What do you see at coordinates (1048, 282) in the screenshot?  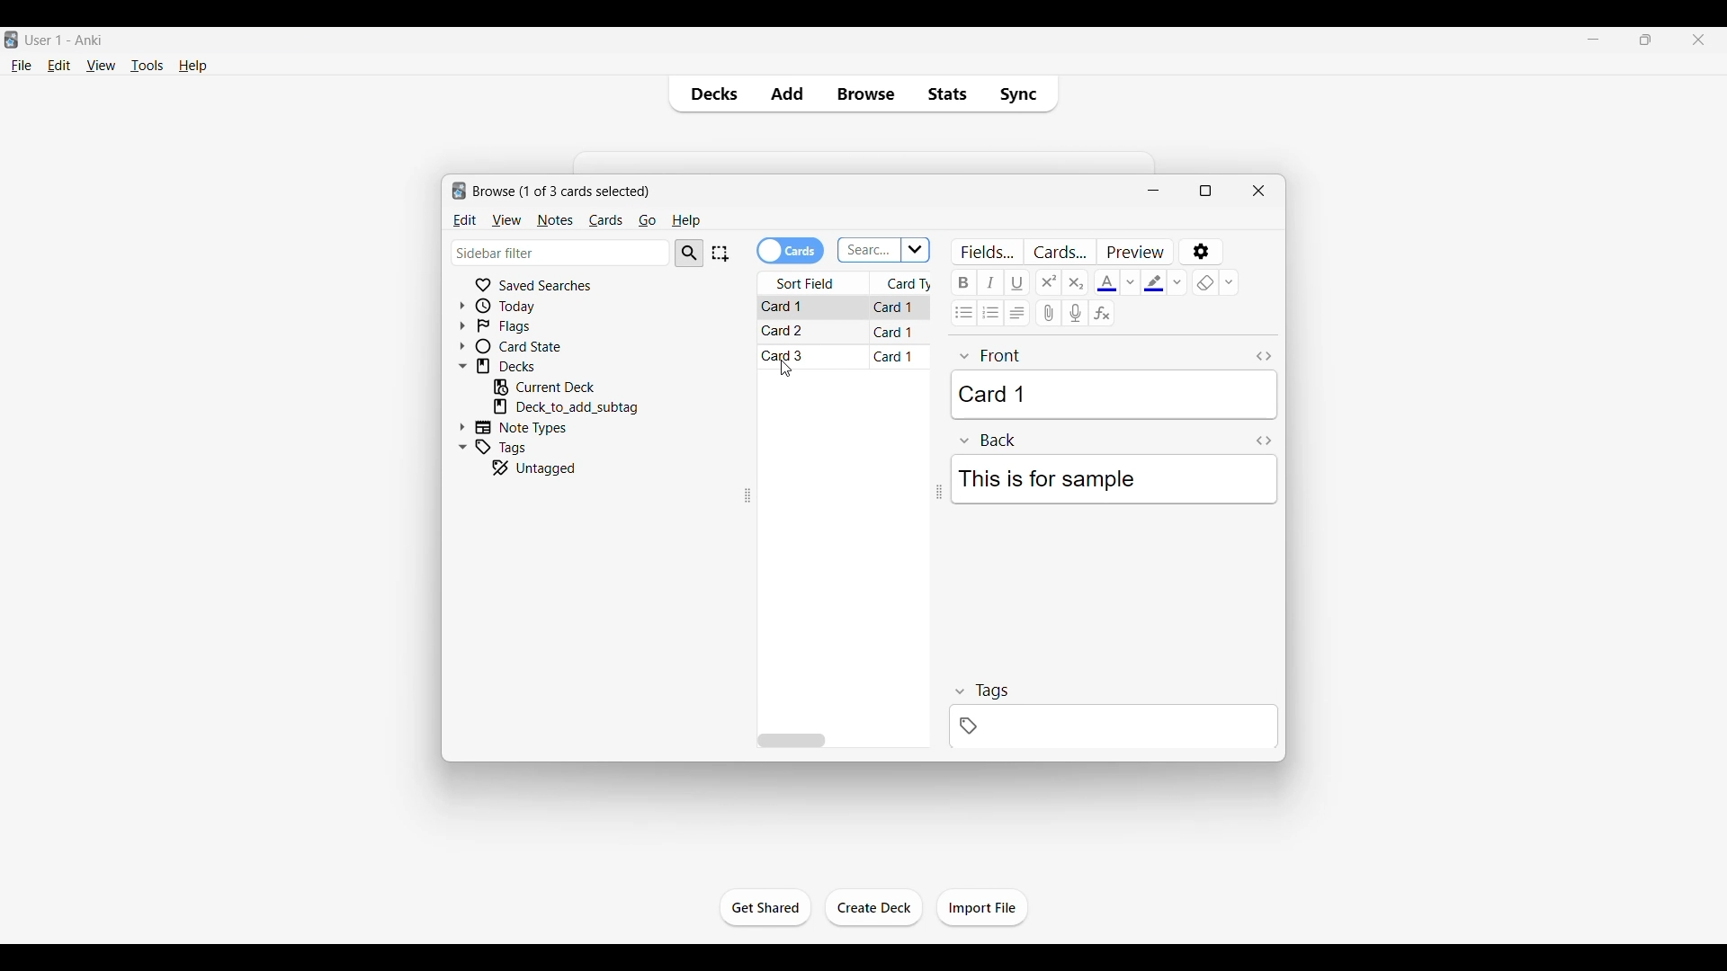 I see `Superscript` at bounding box center [1048, 282].